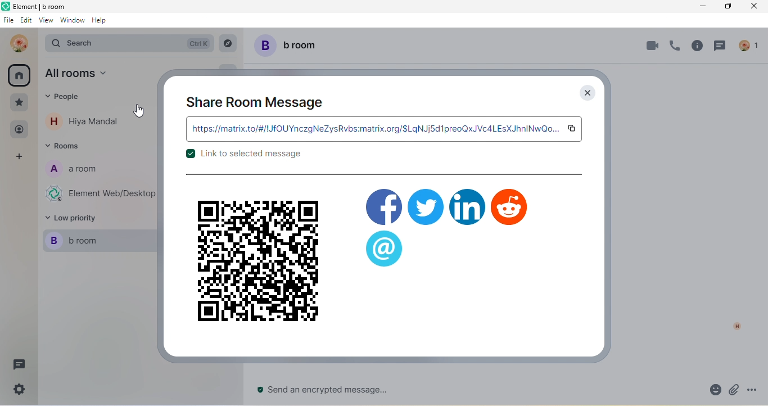 The height and width of the screenshot is (406, 768). I want to click on qr code, so click(257, 261).